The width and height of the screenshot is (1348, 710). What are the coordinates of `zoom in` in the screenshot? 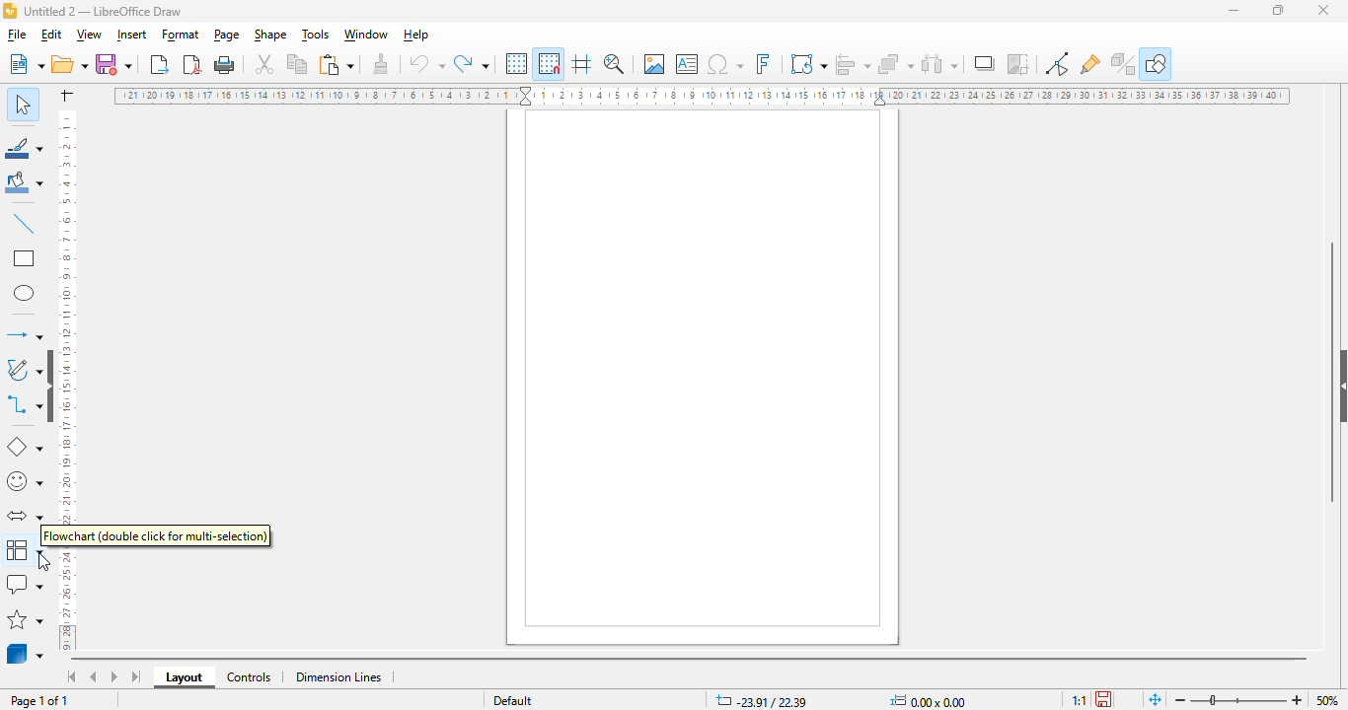 It's located at (1297, 699).